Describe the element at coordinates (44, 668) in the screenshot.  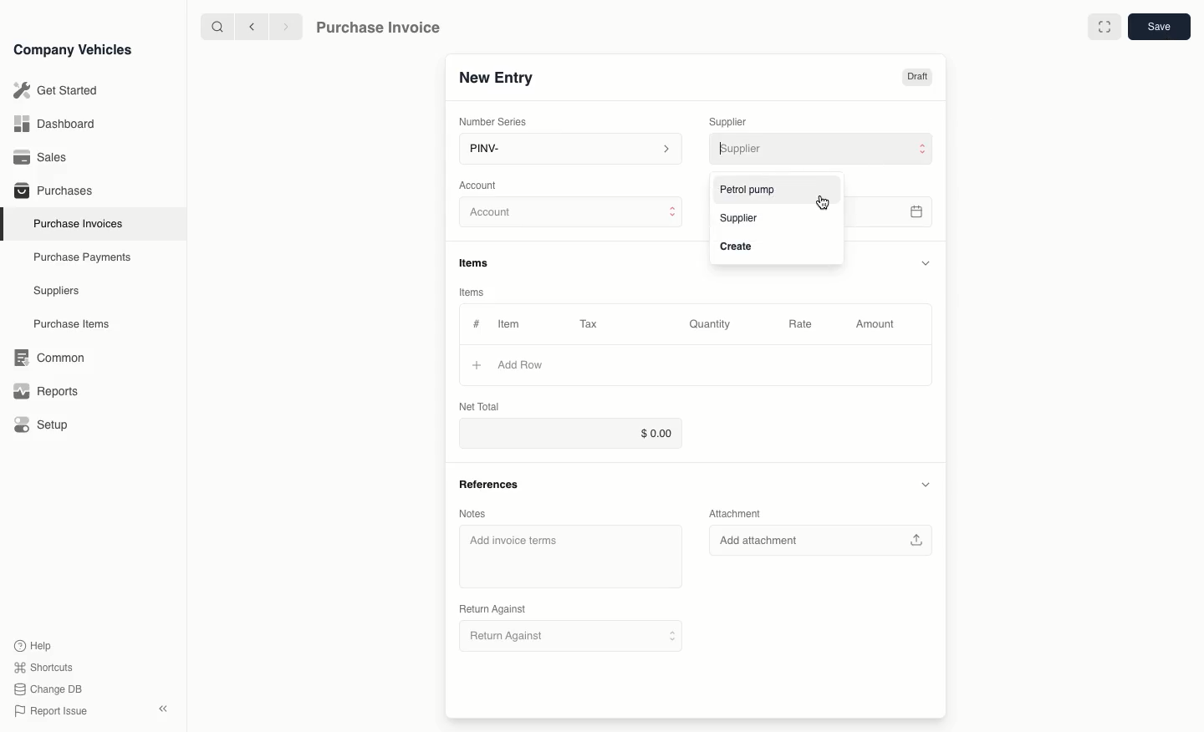
I see `Shortcuts` at that location.